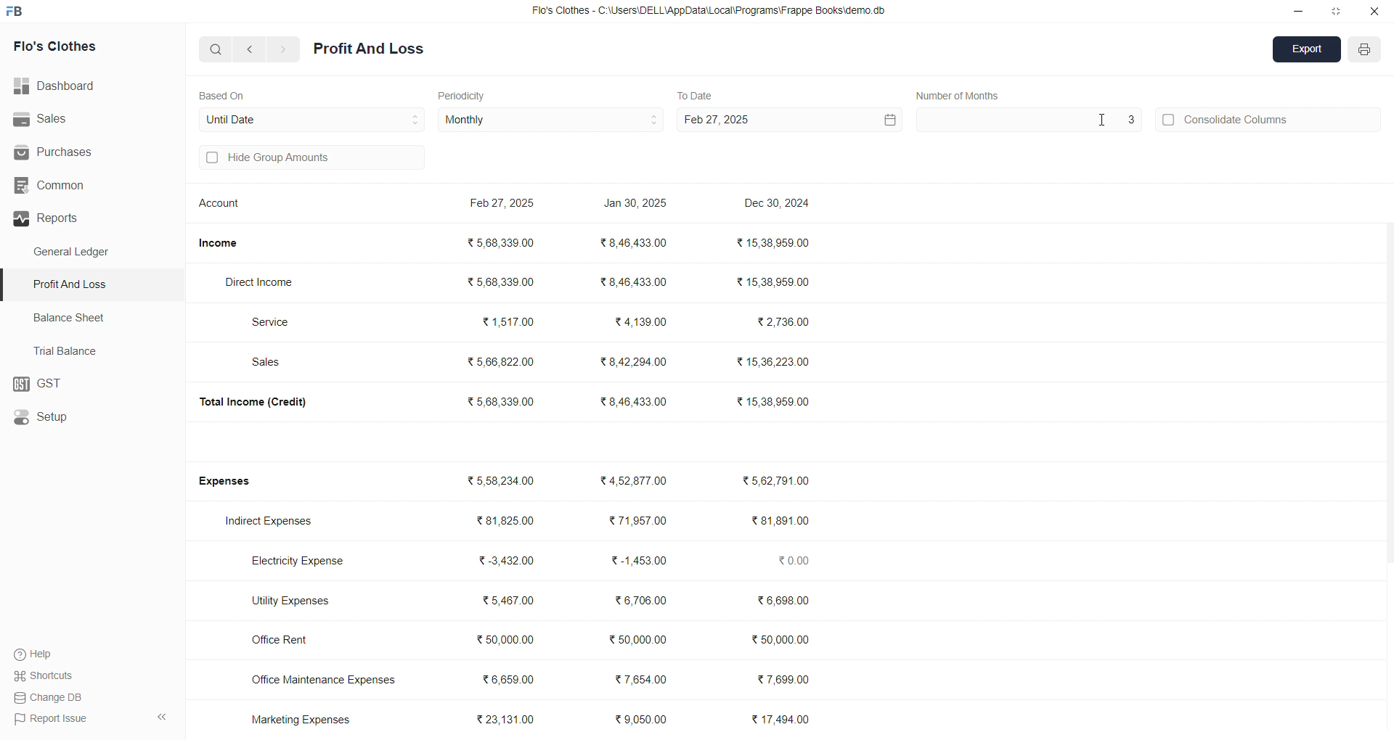  Describe the element at coordinates (266, 283) in the screenshot. I see `Direct Income` at that location.